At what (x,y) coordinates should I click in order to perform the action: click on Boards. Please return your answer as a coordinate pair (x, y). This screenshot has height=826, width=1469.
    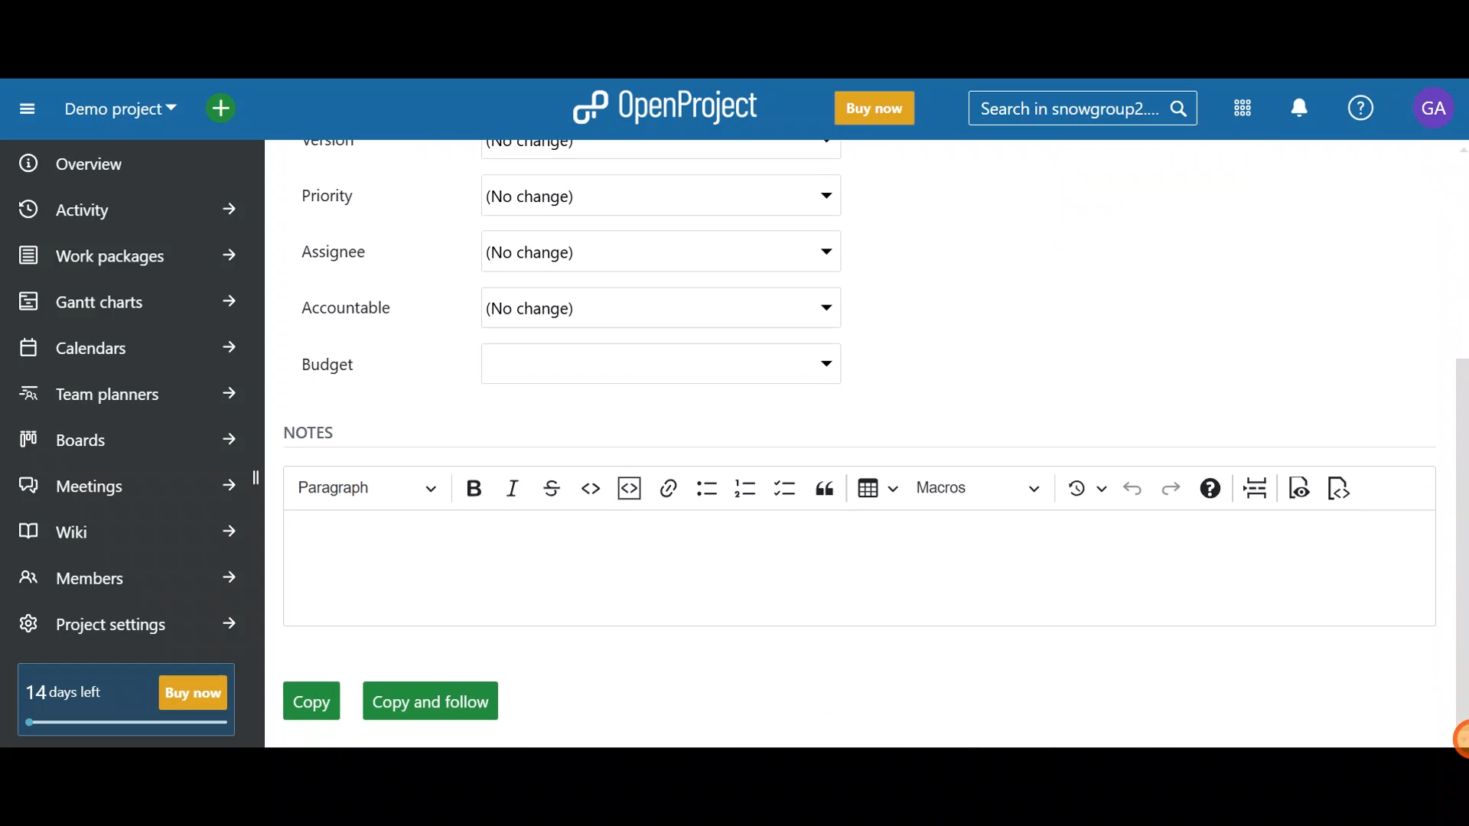
    Looking at the image, I should click on (129, 434).